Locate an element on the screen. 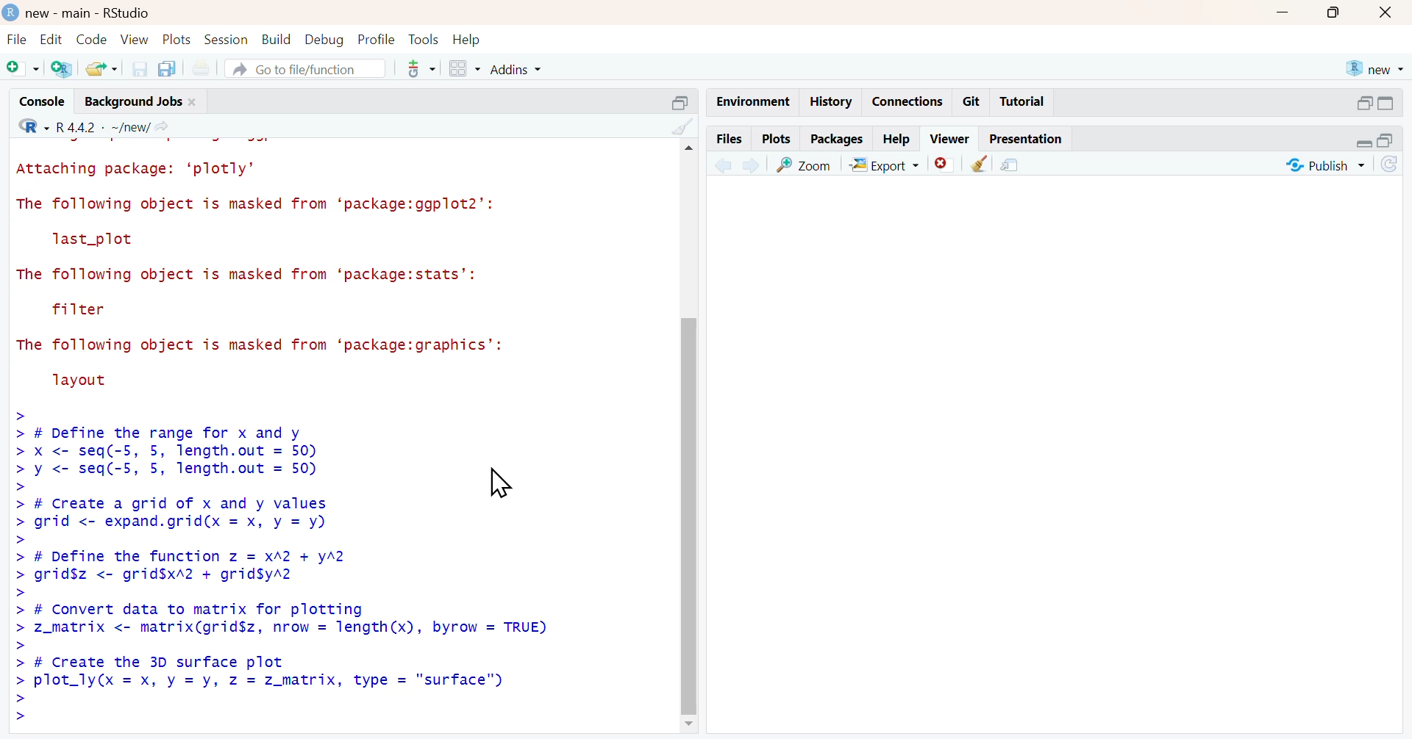  prompt cursor is located at coordinates (22, 591).